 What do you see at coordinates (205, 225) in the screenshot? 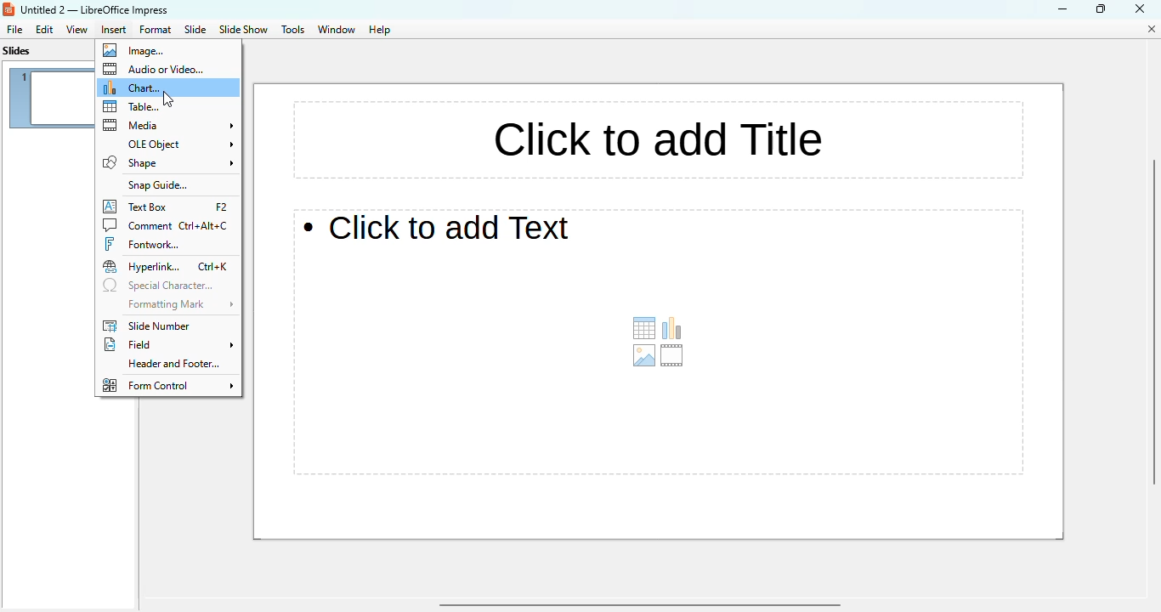
I see `shortcut for comment` at bounding box center [205, 225].